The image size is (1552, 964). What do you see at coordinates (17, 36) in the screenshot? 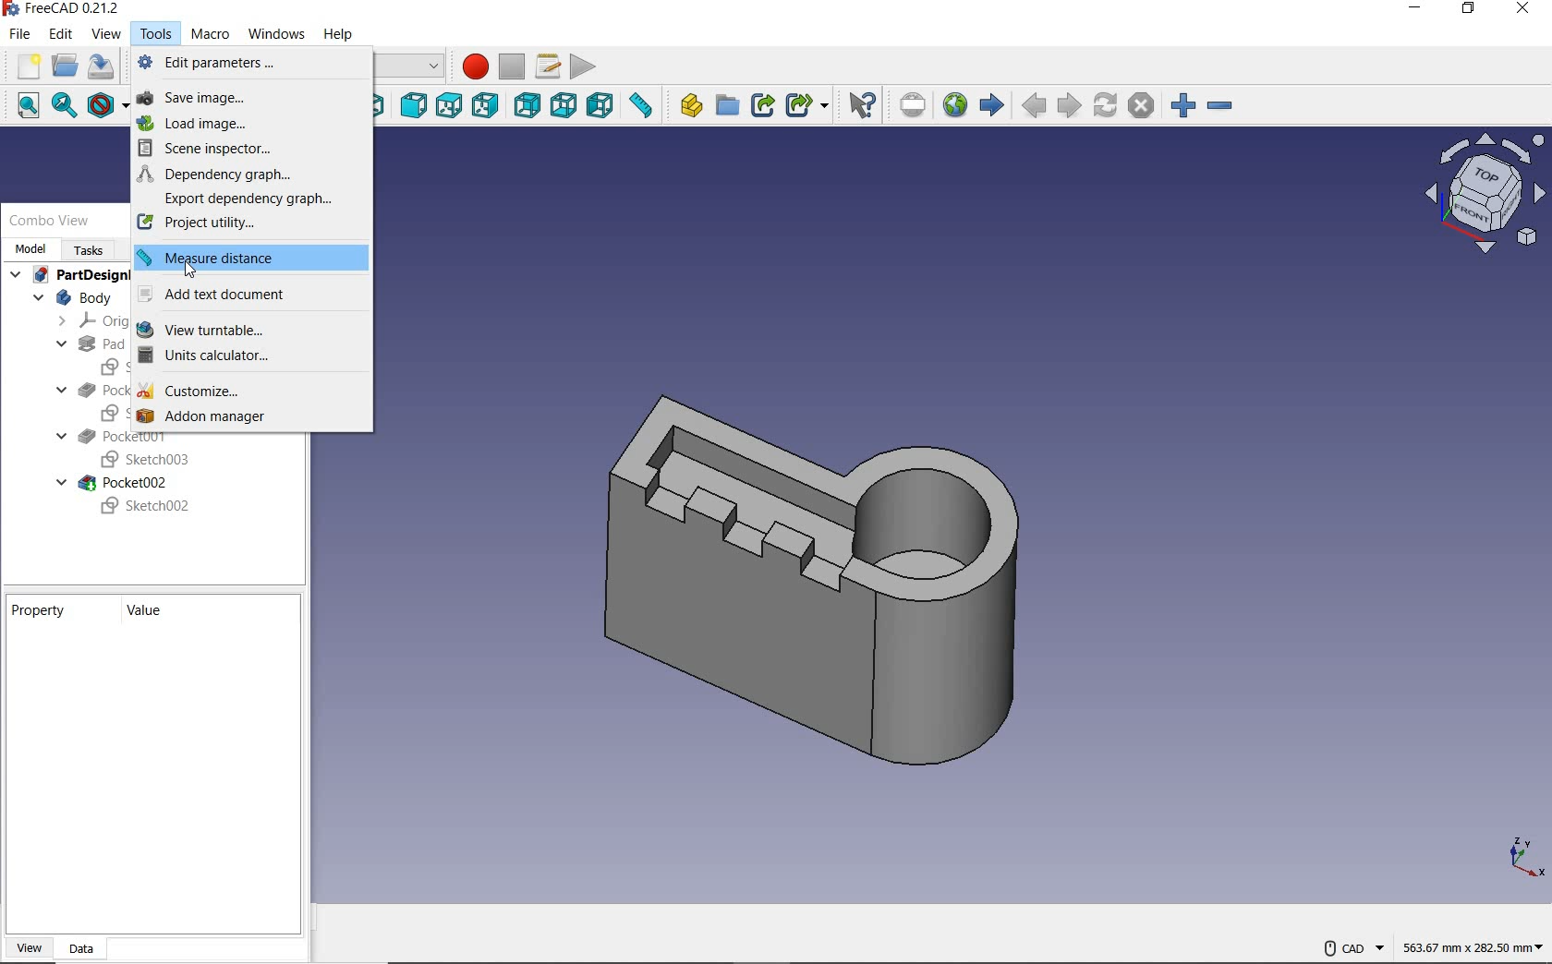
I see `file` at bounding box center [17, 36].